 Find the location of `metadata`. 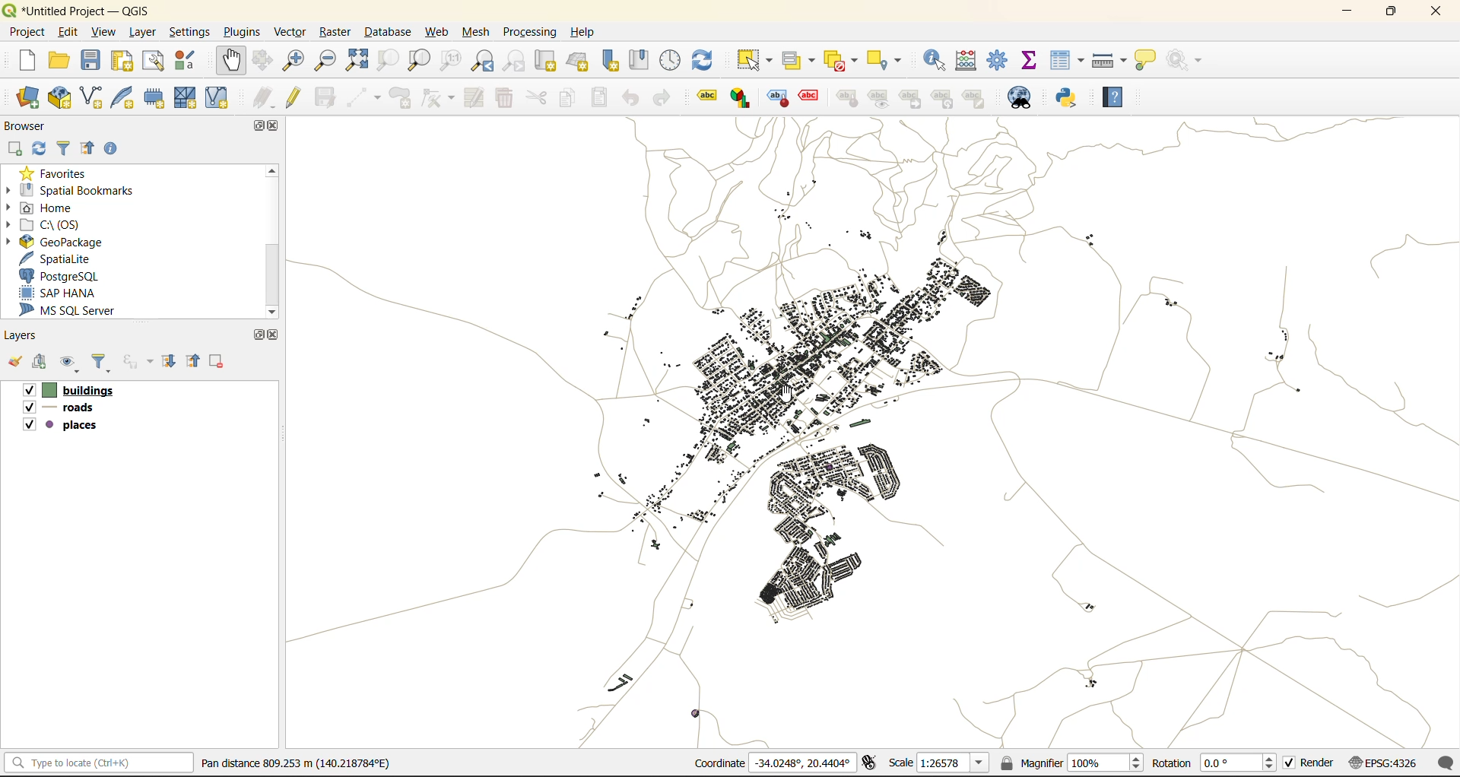

metadata is located at coordinates (293, 766).